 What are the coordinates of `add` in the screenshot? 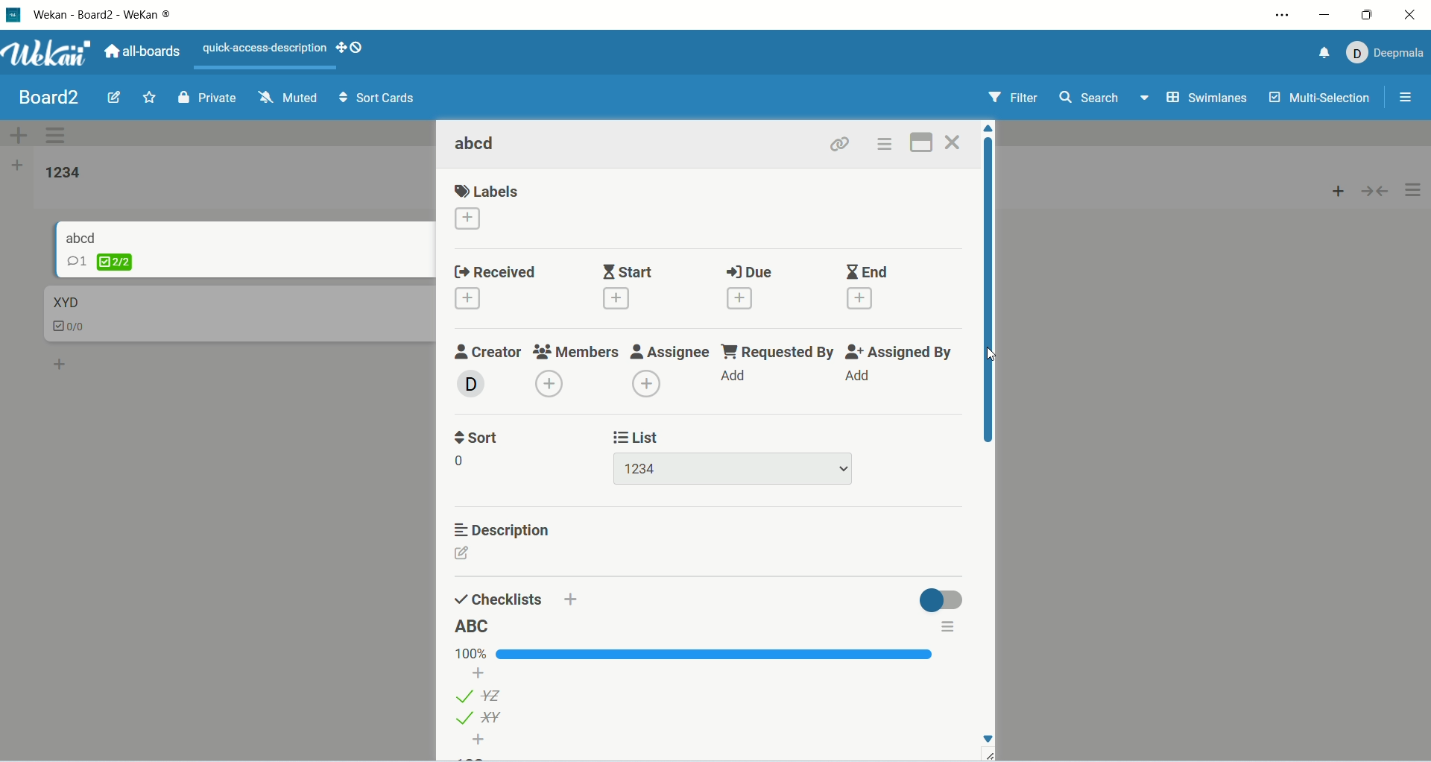 It's located at (1334, 194).